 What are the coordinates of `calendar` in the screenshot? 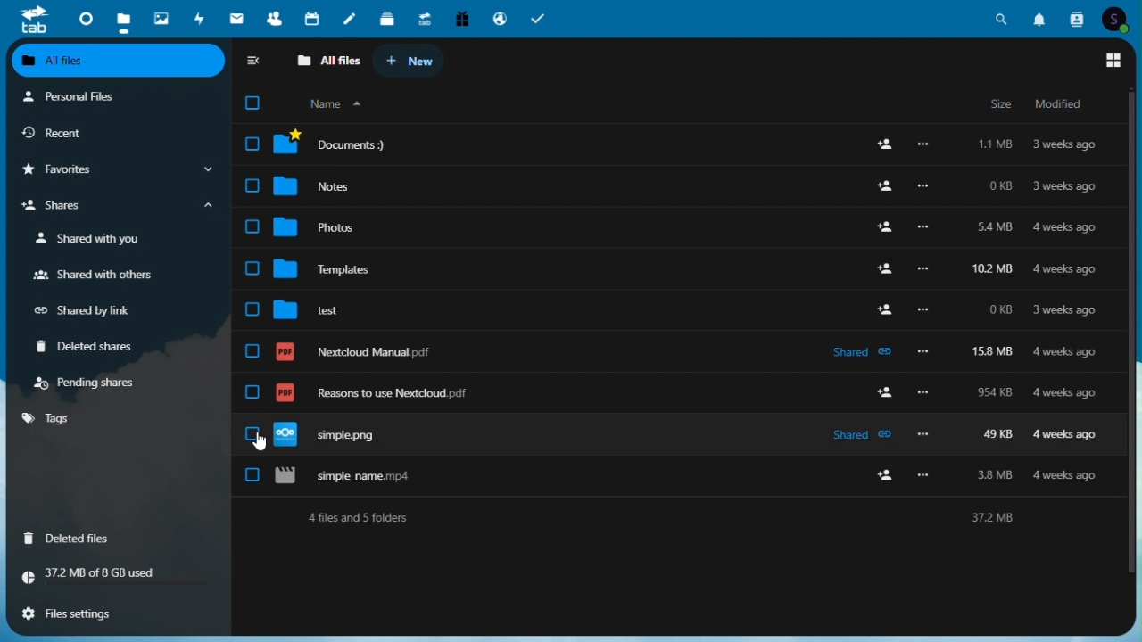 It's located at (314, 17).